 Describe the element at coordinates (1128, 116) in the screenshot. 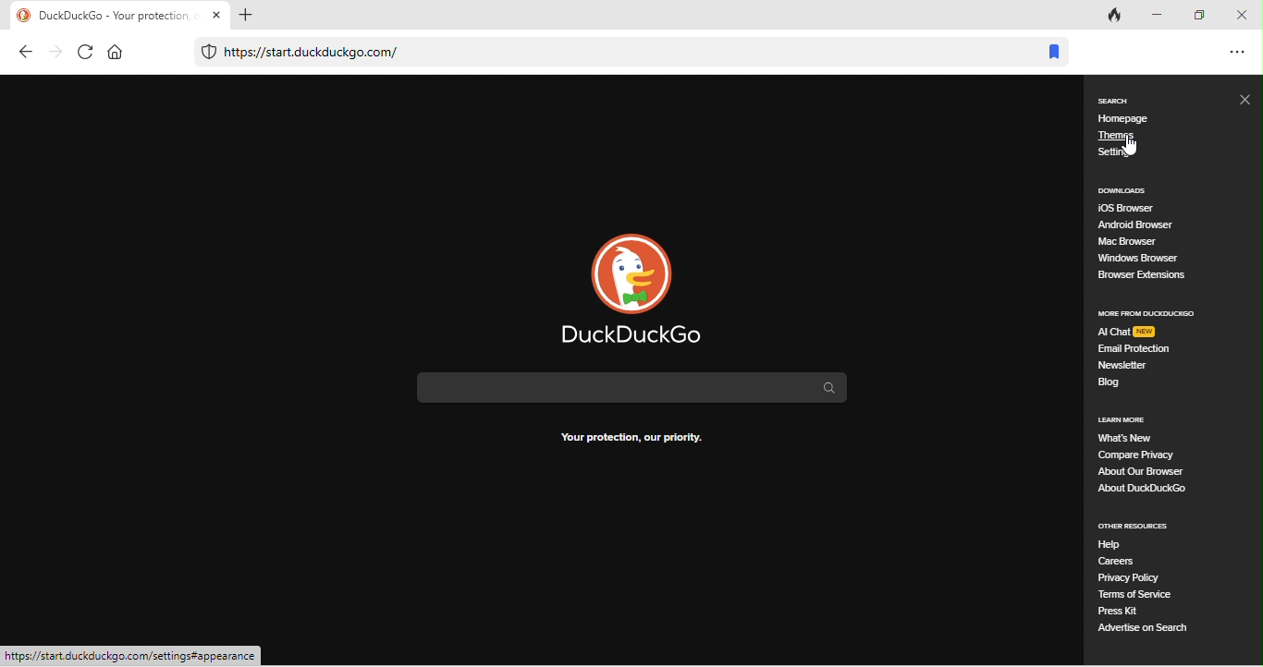

I see `homepage` at that location.